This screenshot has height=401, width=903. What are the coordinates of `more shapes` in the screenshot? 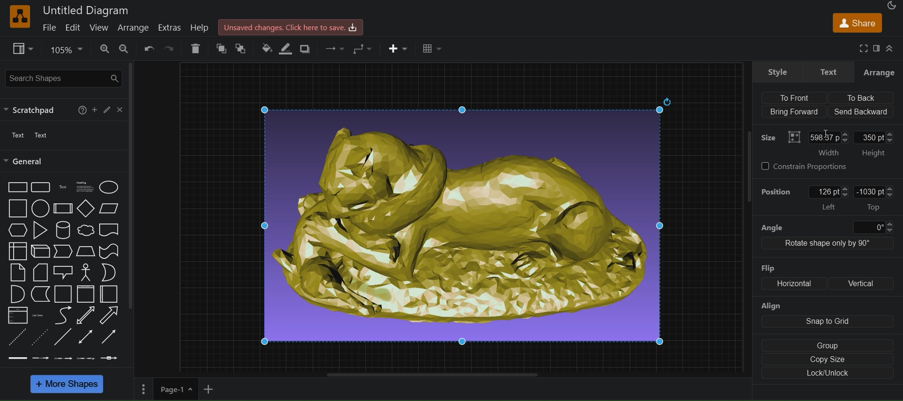 It's located at (69, 385).